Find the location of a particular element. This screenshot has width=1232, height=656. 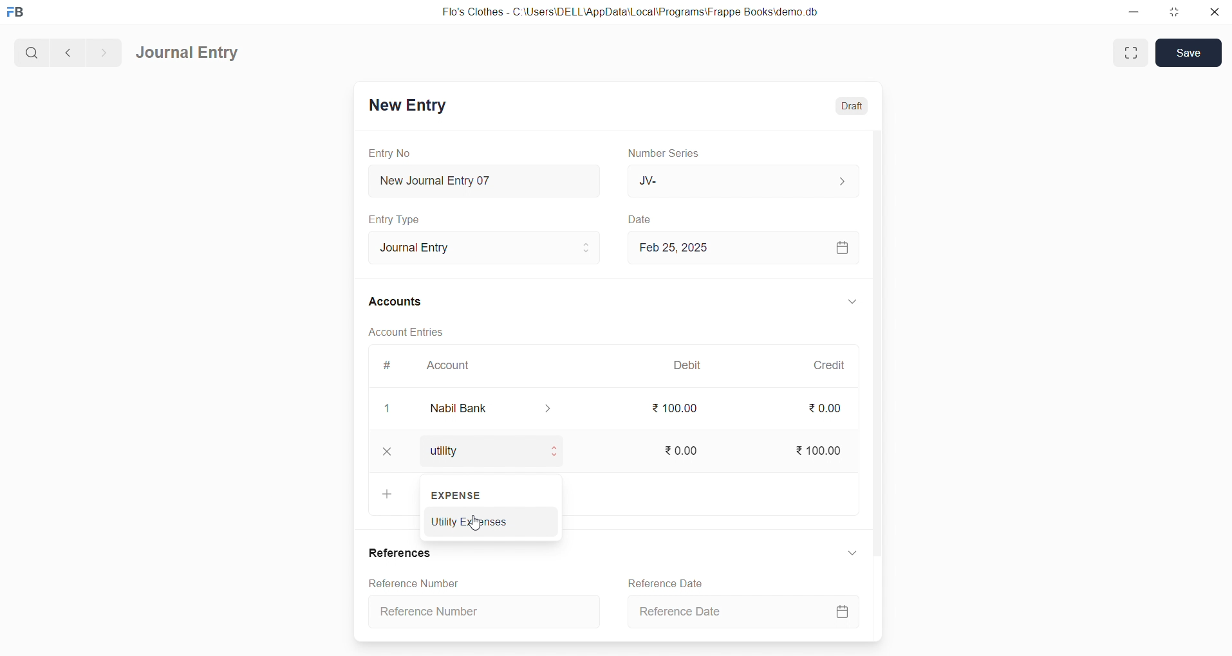

utility is located at coordinates (488, 451).